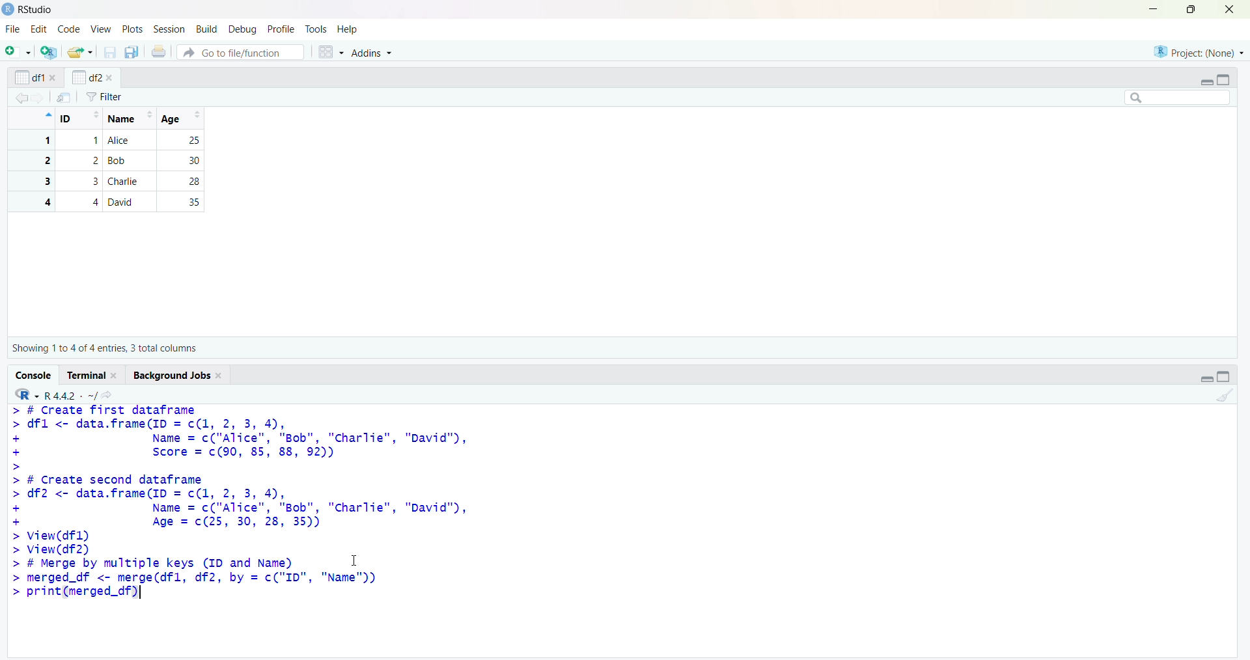  Describe the element at coordinates (116, 376) in the screenshot. I see `close` at that location.